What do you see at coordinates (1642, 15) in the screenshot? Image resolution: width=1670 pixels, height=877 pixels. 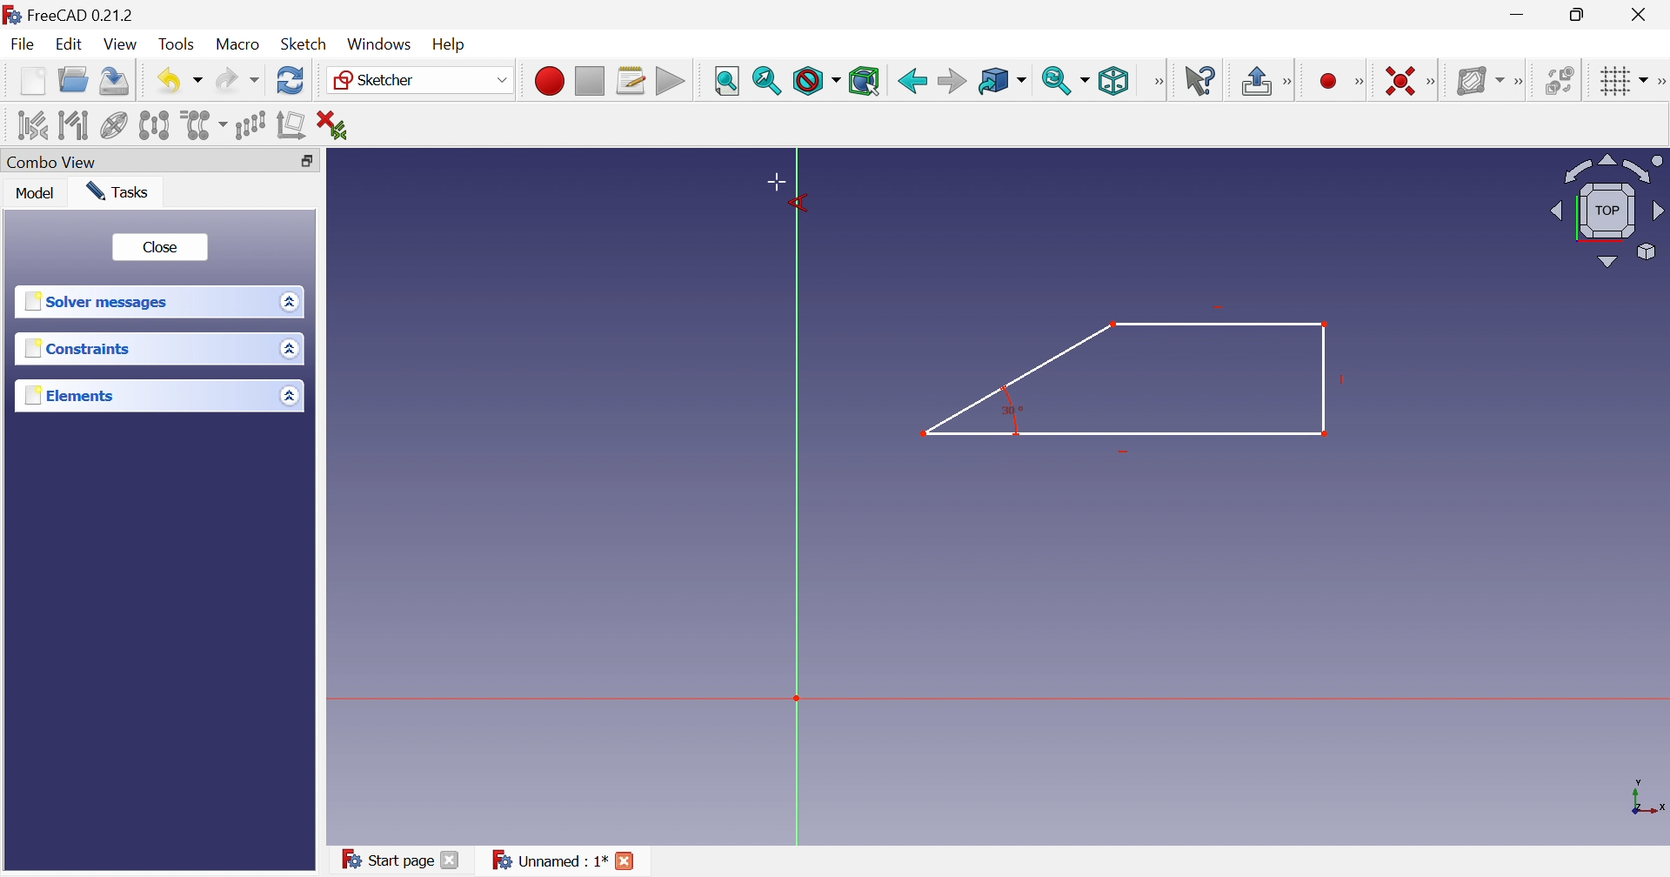 I see `Close` at bounding box center [1642, 15].